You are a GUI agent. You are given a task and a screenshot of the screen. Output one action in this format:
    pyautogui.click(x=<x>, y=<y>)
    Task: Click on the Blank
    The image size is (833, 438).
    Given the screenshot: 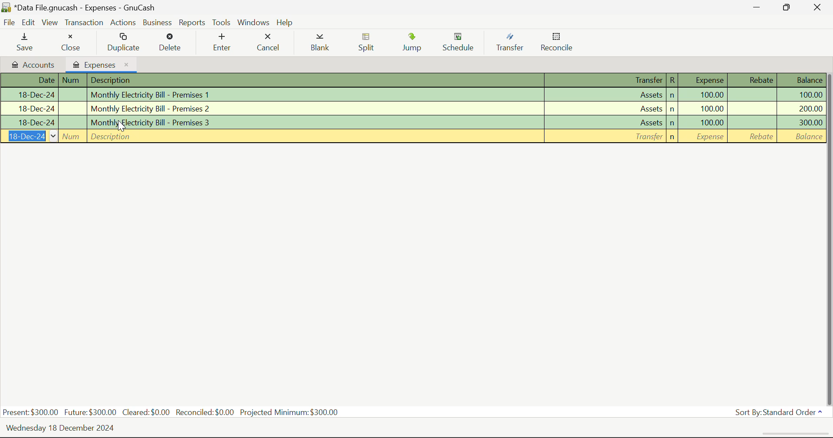 What is the action you would take?
    pyautogui.click(x=323, y=43)
    